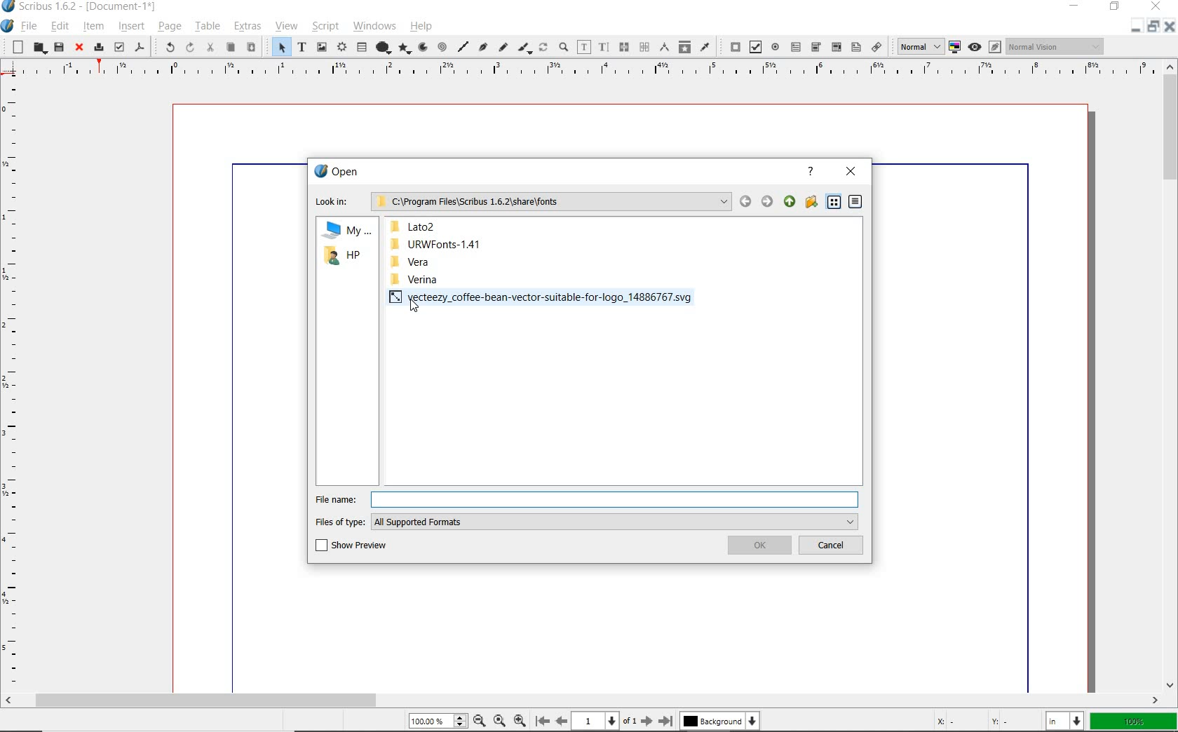 This screenshot has height=732, width=1178. What do you see at coordinates (984, 47) in the screenshot?
I see `preview mode` at bounding box center [984, 47].